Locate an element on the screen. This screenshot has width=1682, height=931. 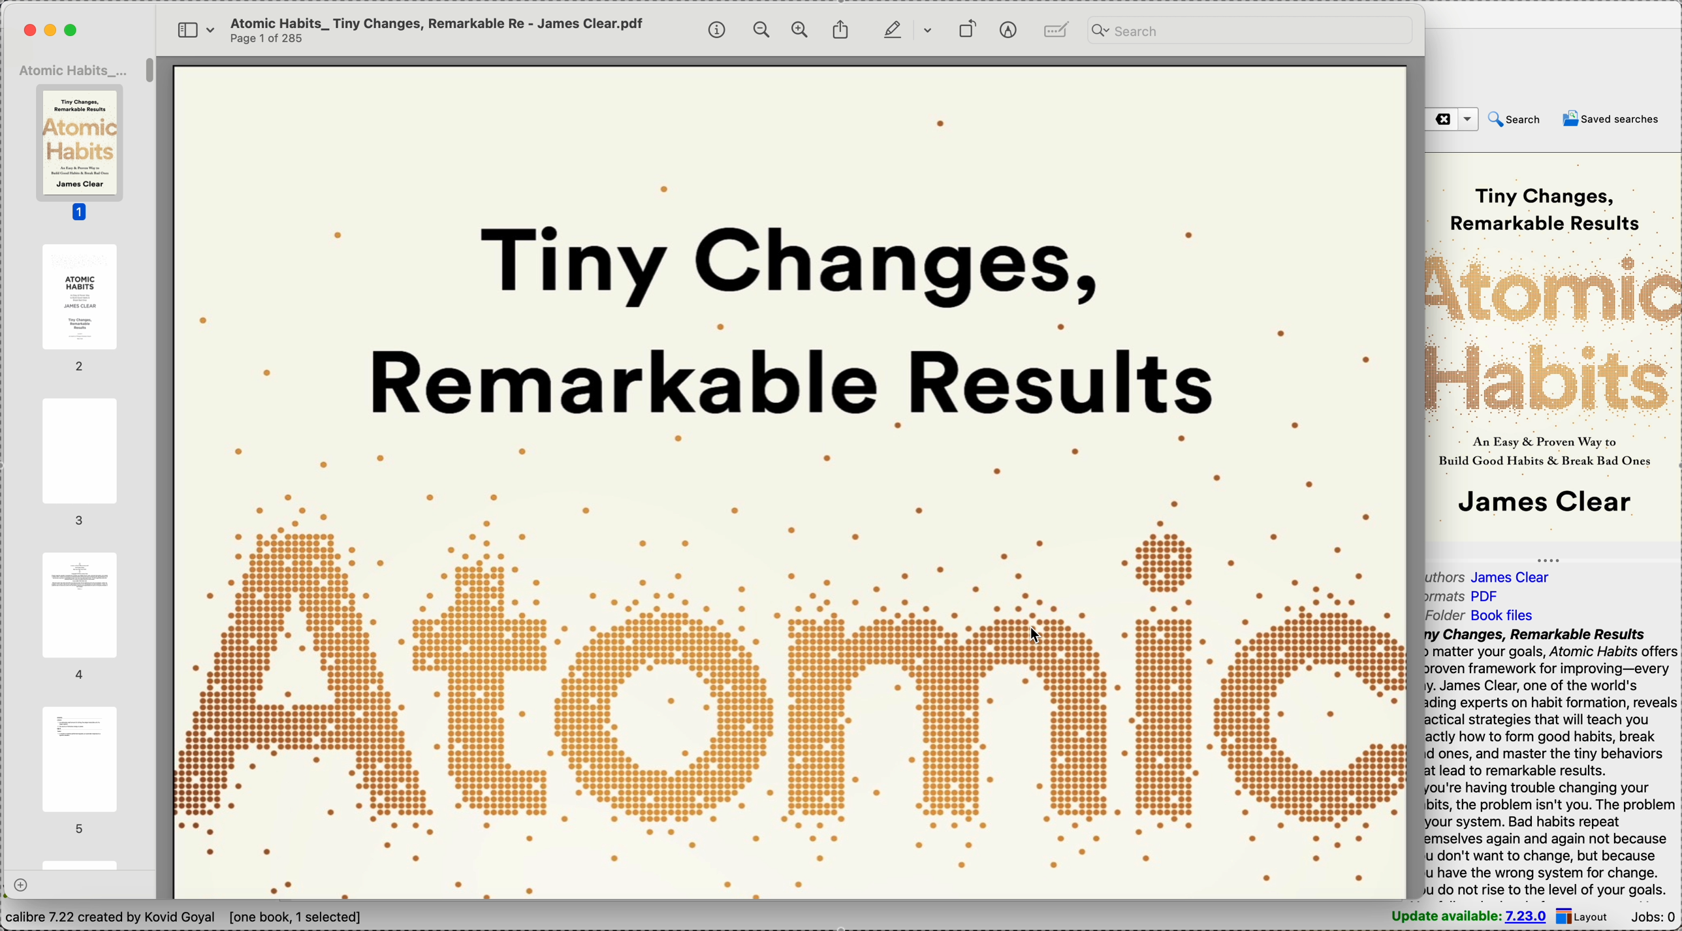
third page is located at coordinates (80, 463).